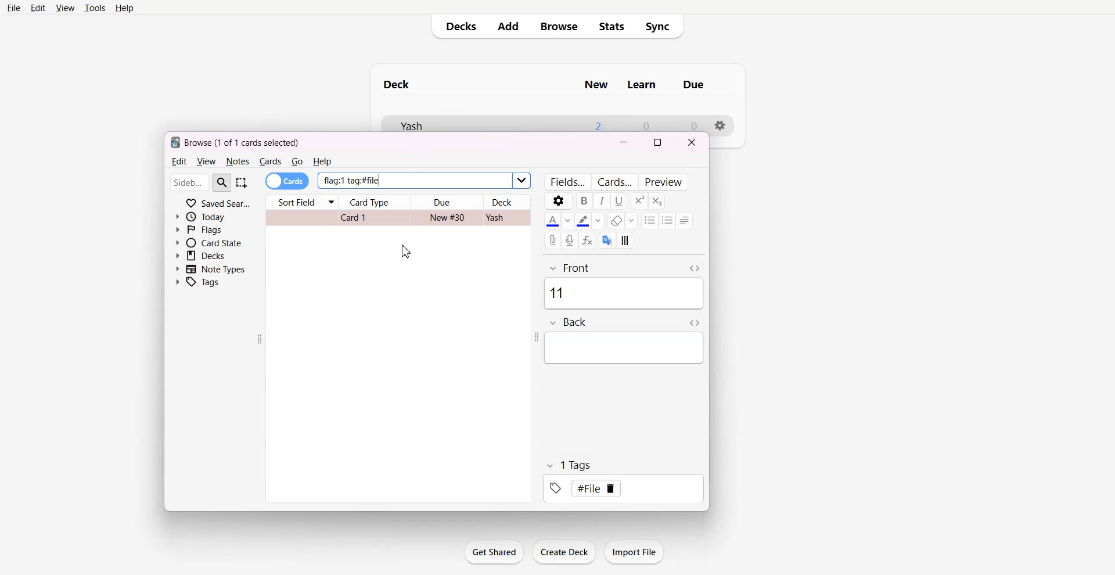 This screenshot has height=575, width=1115. Describe the element at coordinates (666, 181) in the screenshot. I see `Preview` at that location.